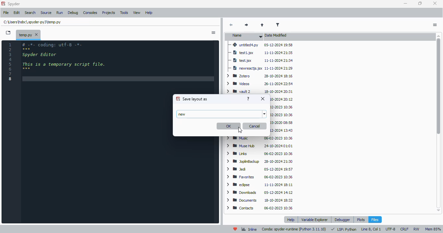  Describe the element at coordinates (405, 4) in the screenshot. I see `minimize` at that location.